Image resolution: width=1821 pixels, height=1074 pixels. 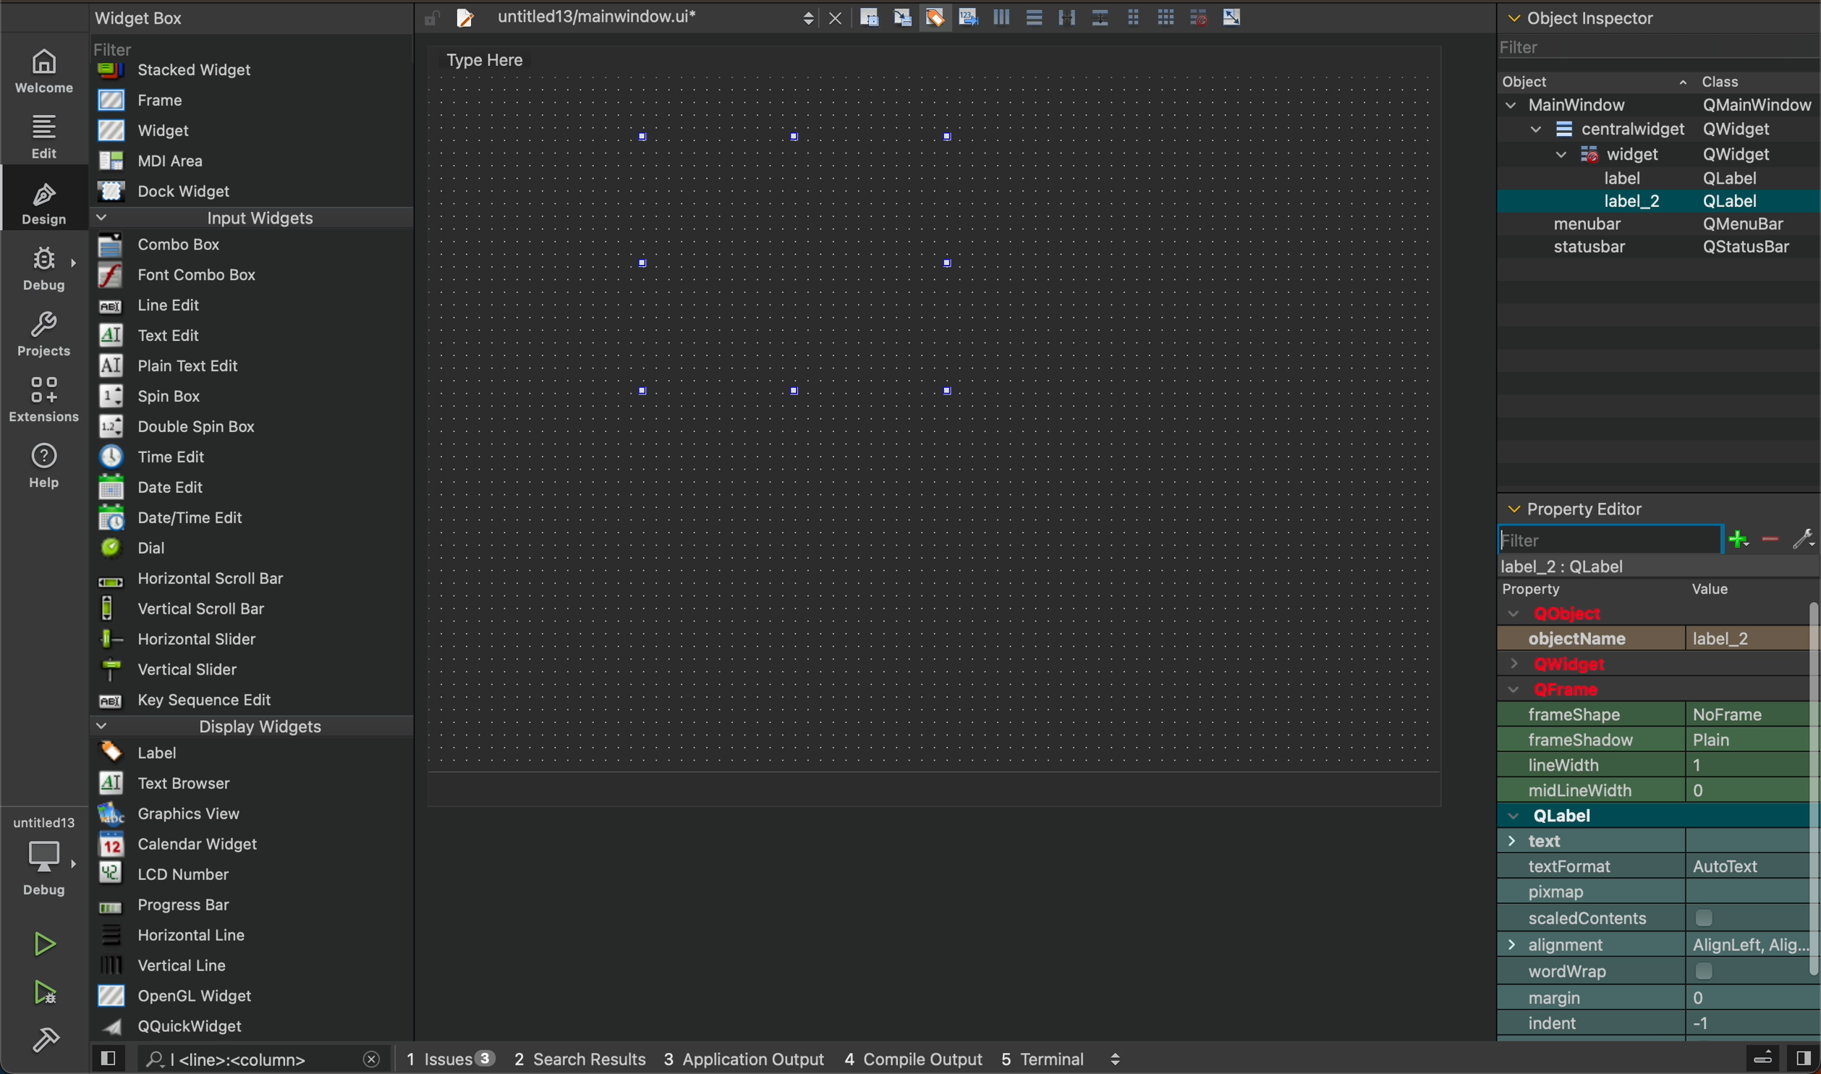 What do you see at coordinates (1631, 508) in the screenshot?
I see `property editor` at bounding box center [1631, 508].